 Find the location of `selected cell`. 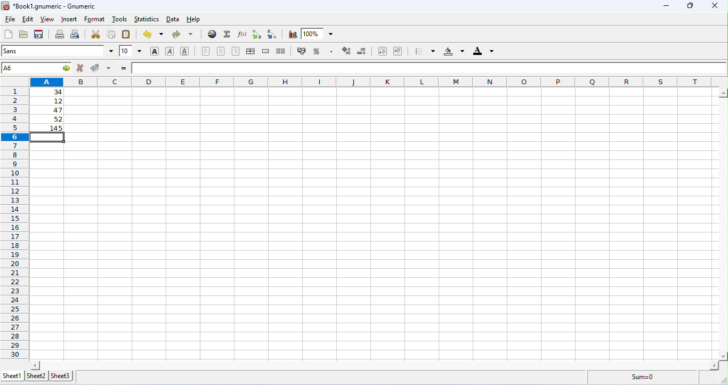

selected cell is located at coordinates (48, 138).